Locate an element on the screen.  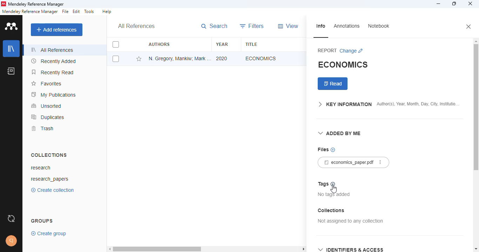
economics is located at coordinates (261, 58).